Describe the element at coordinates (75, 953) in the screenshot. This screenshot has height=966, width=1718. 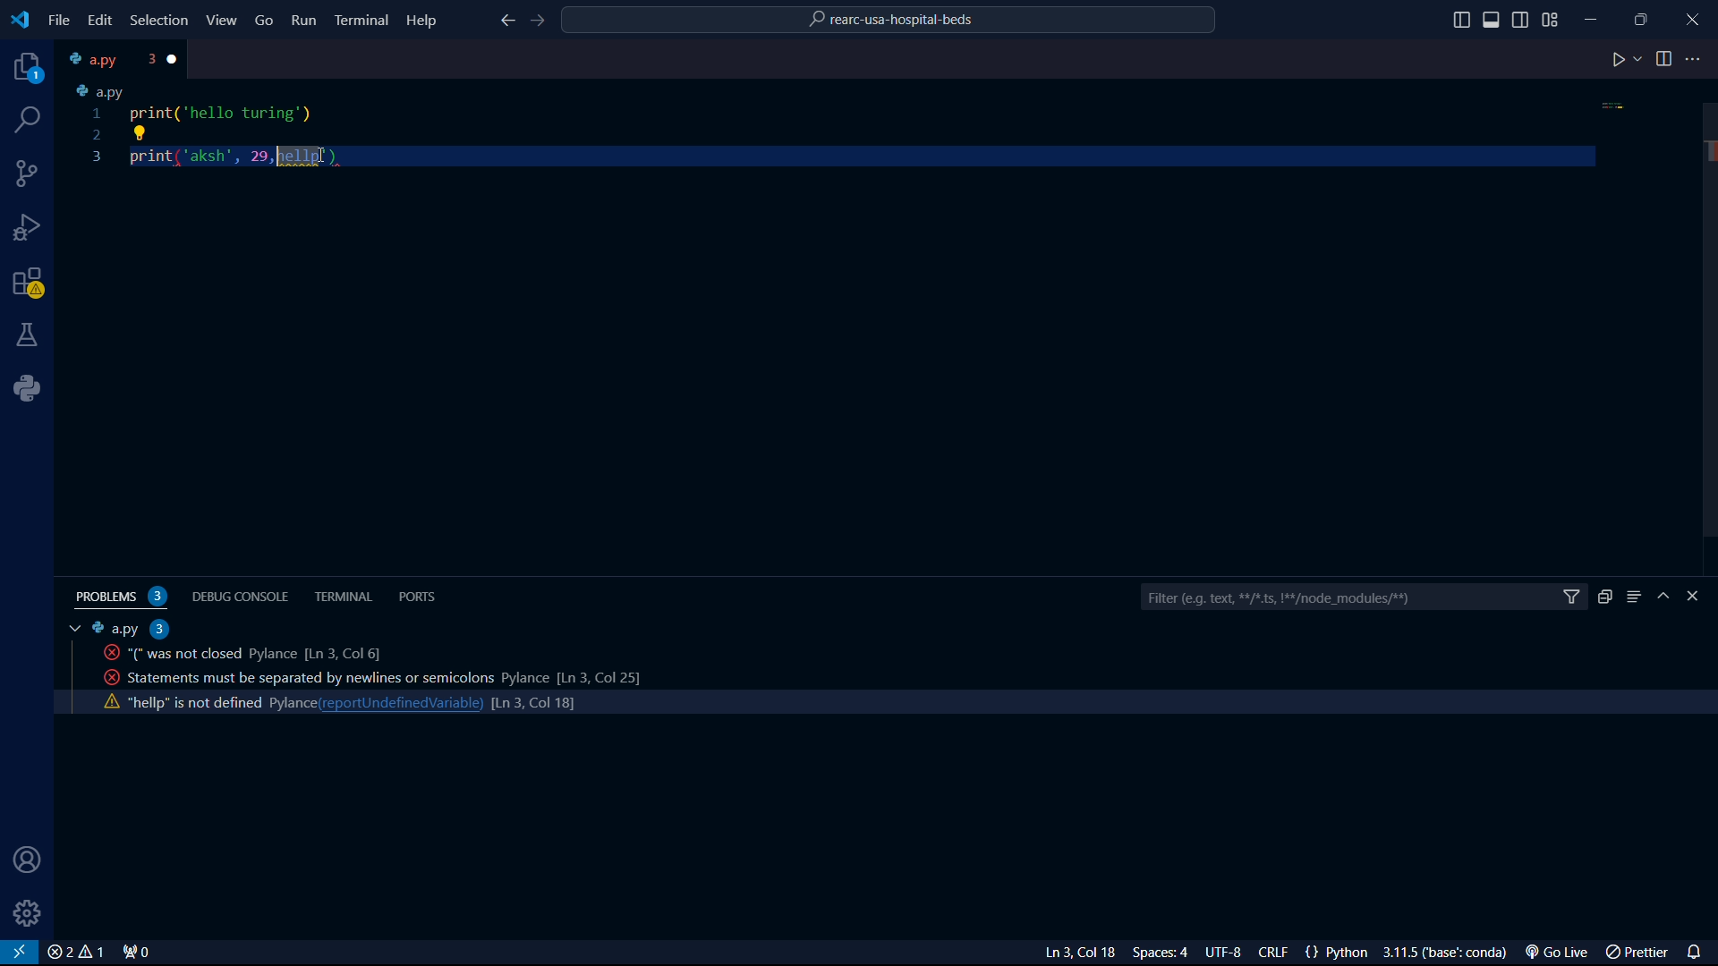
I see `close` at that location.